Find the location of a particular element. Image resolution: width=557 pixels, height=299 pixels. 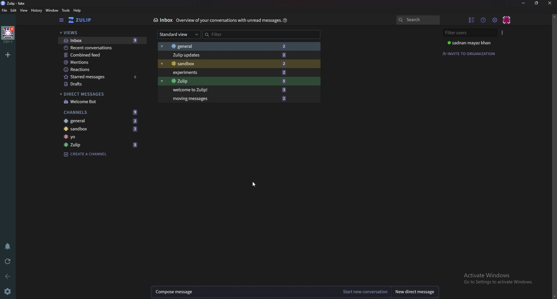

Zulip is located at coordinates (102, 145).